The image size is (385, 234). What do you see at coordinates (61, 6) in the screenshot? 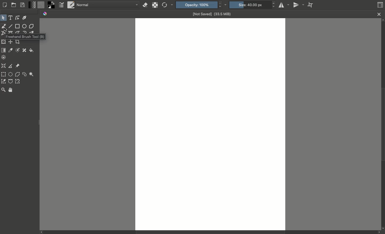
I see `Edit brush settings` at bounding box center [61, 6].